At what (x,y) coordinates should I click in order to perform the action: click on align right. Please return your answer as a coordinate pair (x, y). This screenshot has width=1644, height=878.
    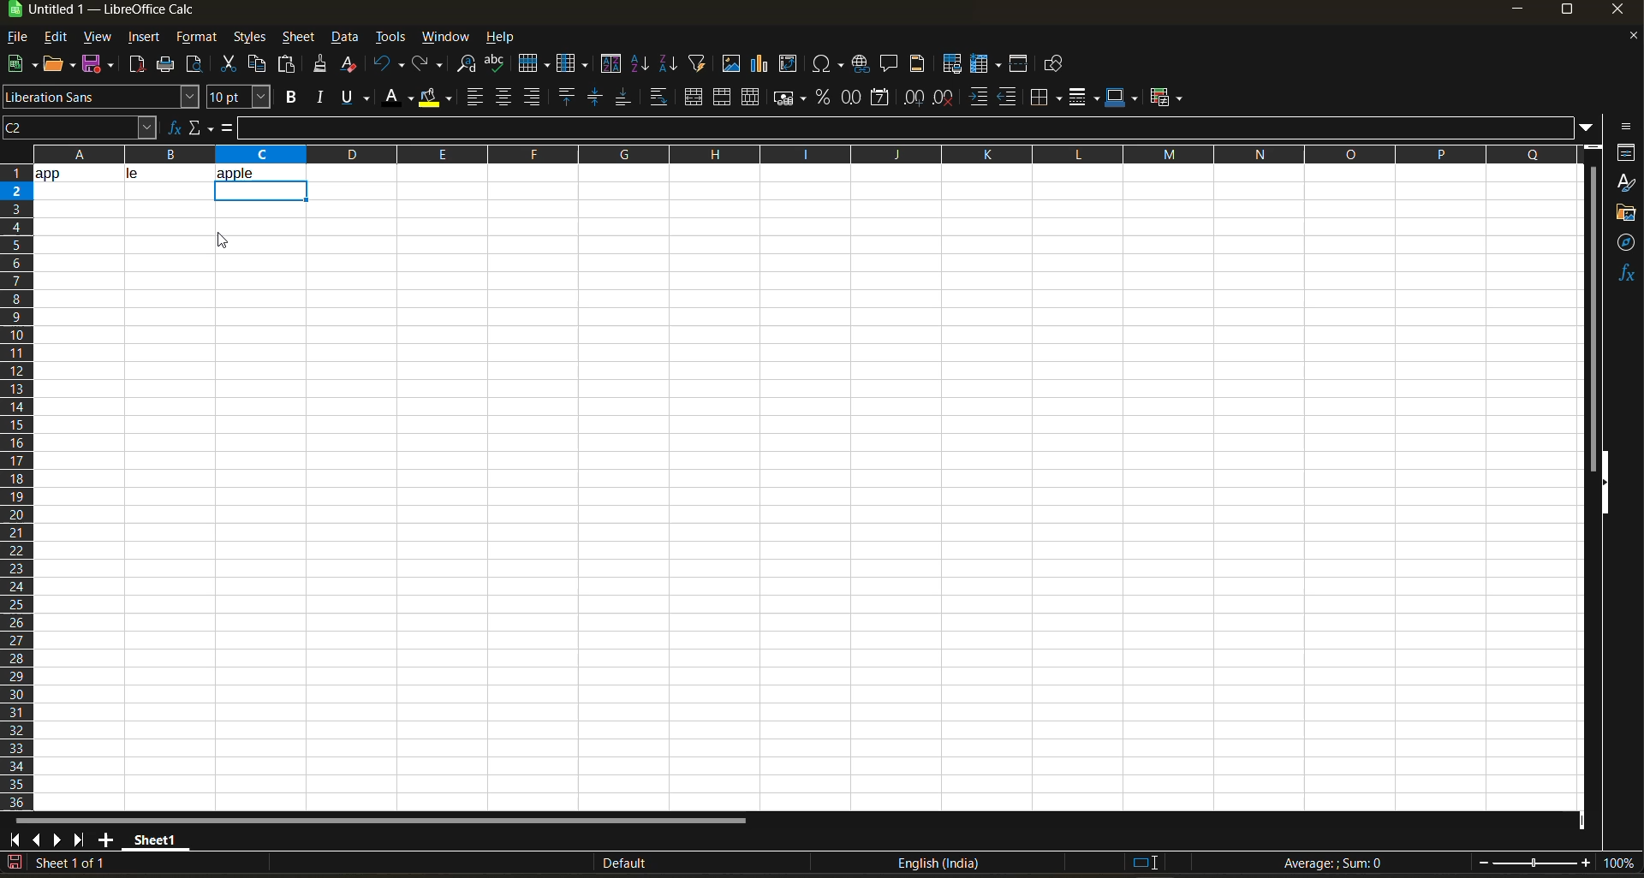
    Looking at the image, I should click on (533, 98).